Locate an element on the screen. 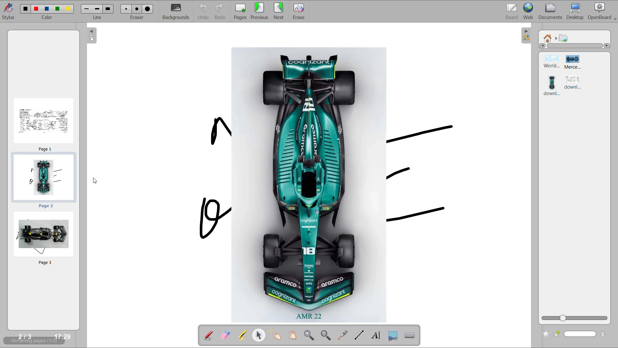  image 2 is located at coordinates (577, 63).